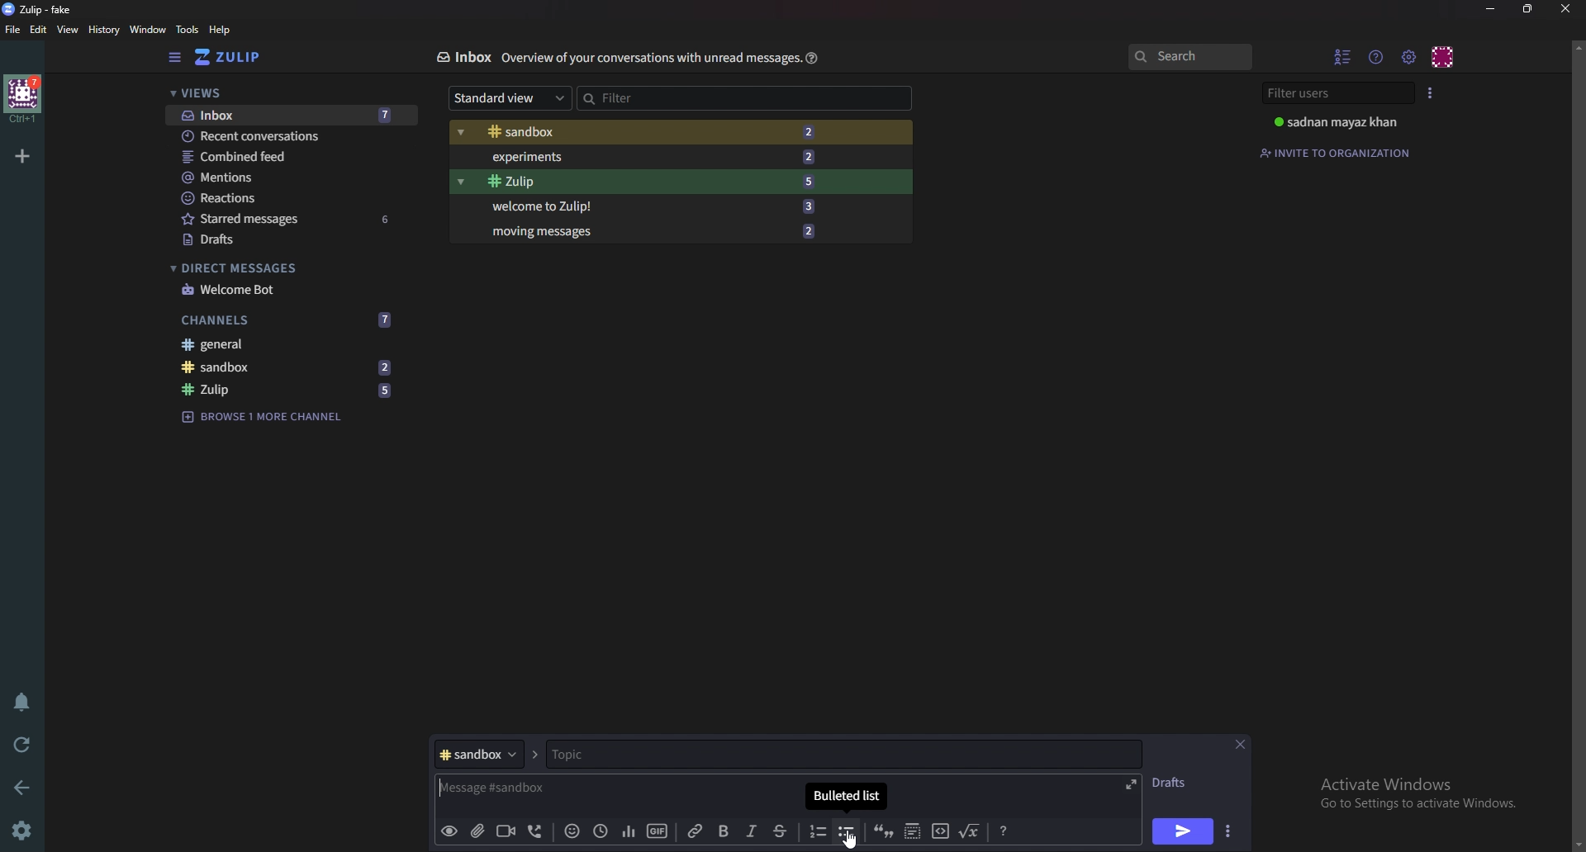  I want to click on Help menu, so click(1377, 56).